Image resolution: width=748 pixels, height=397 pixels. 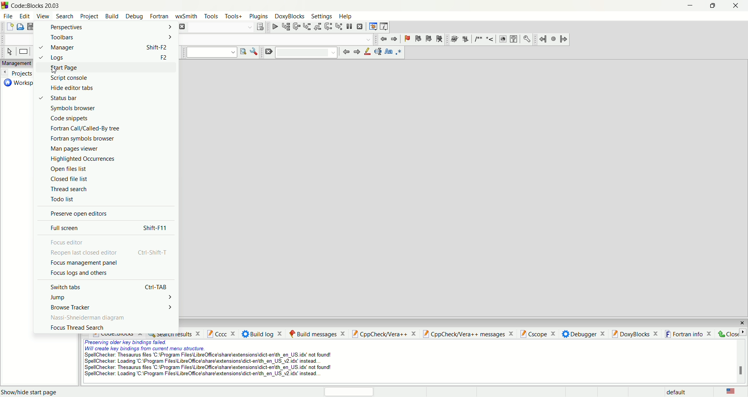 I want to click on toggle bookmark, so click(x=406, y=38).